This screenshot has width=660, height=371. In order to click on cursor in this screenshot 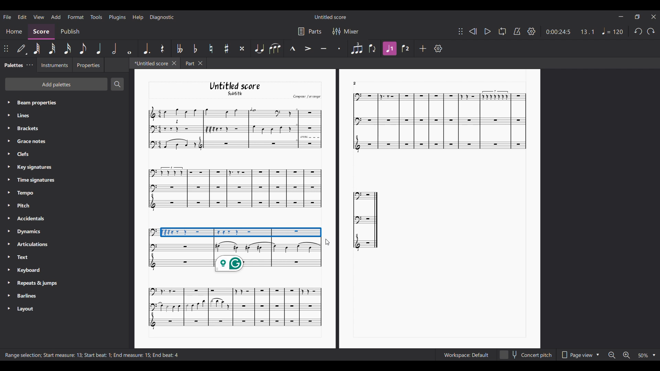, I will do `click(328, 243)`.